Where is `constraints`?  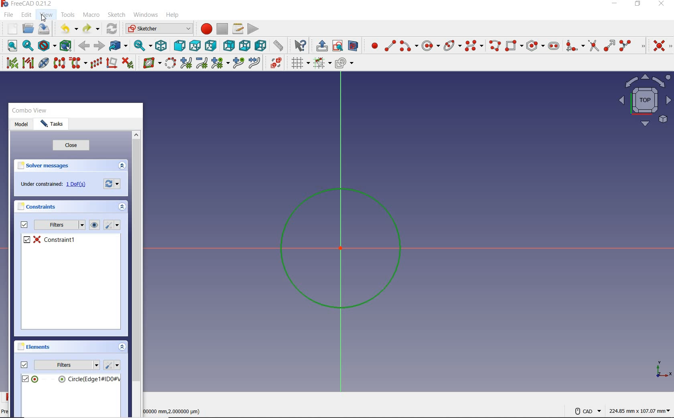 constraints is located at coordinates (41, 207).